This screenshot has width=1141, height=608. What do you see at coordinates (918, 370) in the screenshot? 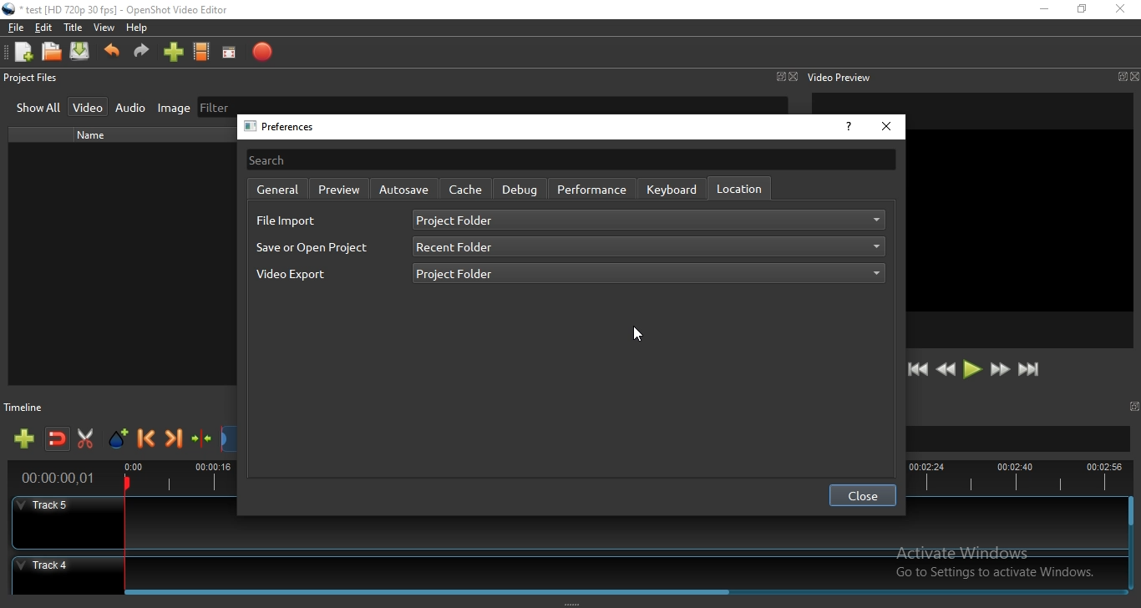
I see `Jump to start` at bounding box center [918, 370].